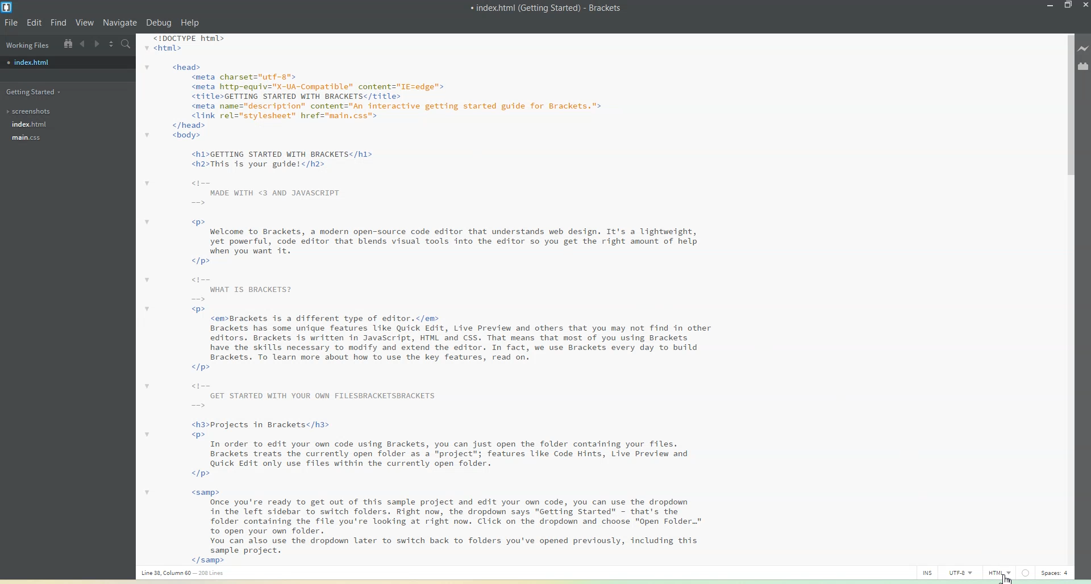  What do you see at coordinates (1055, 573) in the screenshot?
I see `Spaces` at bounding box center [1055, 573].